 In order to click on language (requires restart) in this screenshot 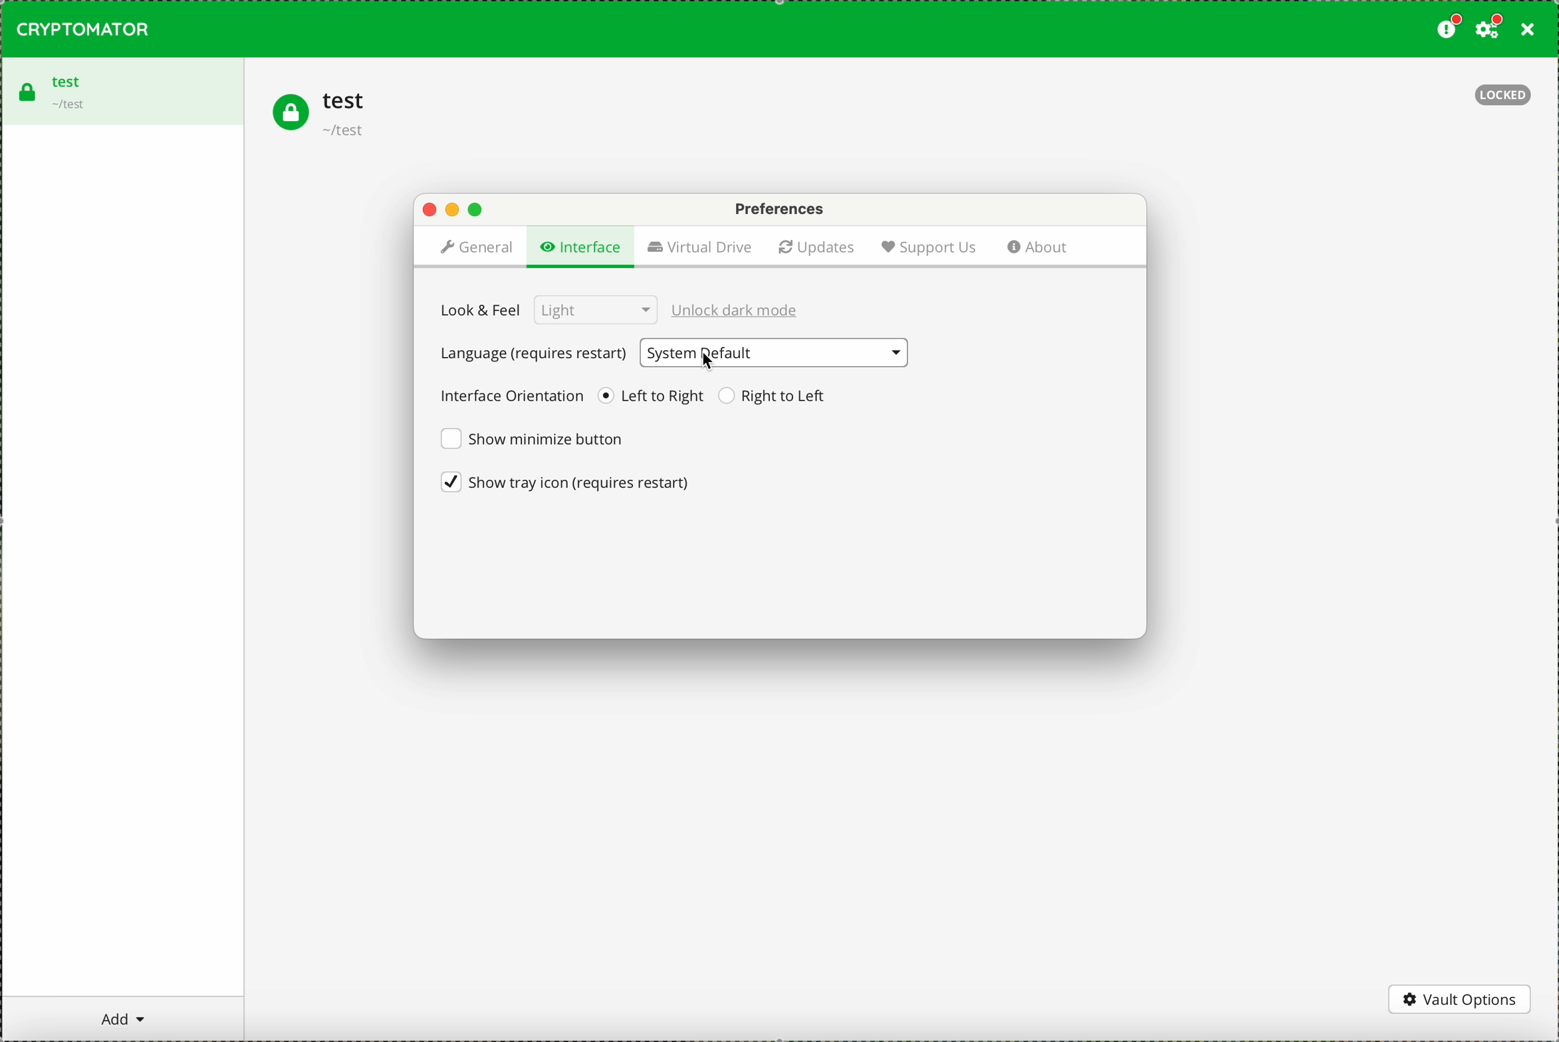, I will do `click(534, 356)`.